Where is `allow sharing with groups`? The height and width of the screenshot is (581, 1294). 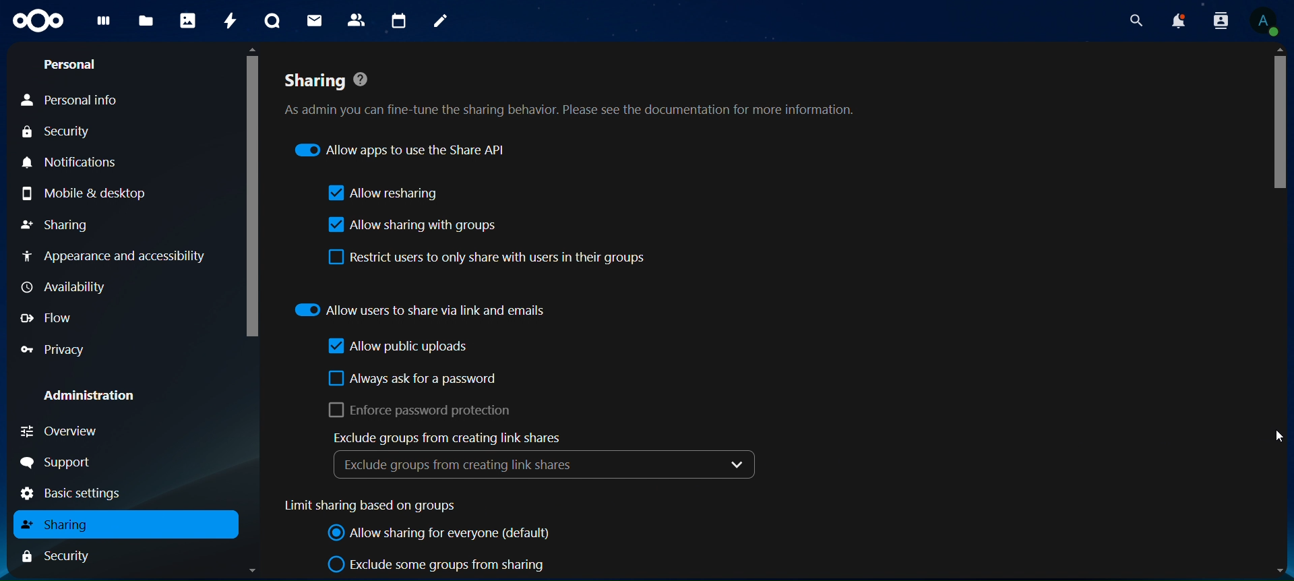 allow sharing with groups is located at coordinates (412, 226).